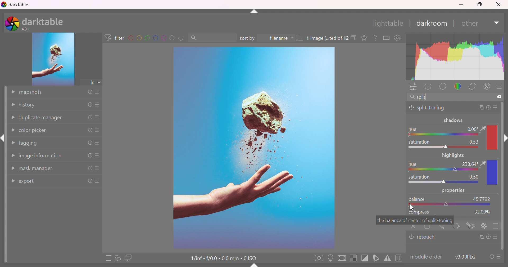  What do you see at coordinates (484, 226) in the screenshot?
I see `rastor marks` at bounding box center [484, 226].